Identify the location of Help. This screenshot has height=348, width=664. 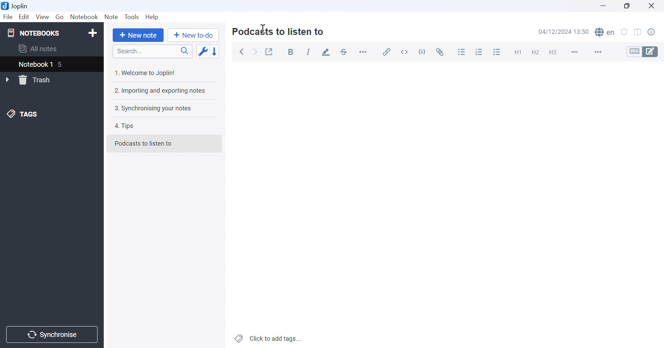
(154, 17).